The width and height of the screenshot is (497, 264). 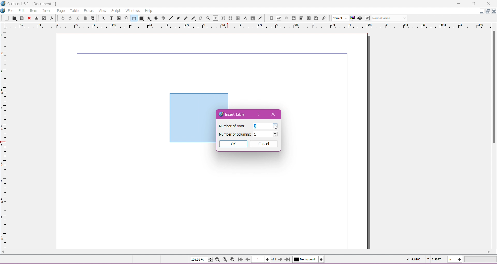 I want to click on Polygon, so click(x=148, y=18).